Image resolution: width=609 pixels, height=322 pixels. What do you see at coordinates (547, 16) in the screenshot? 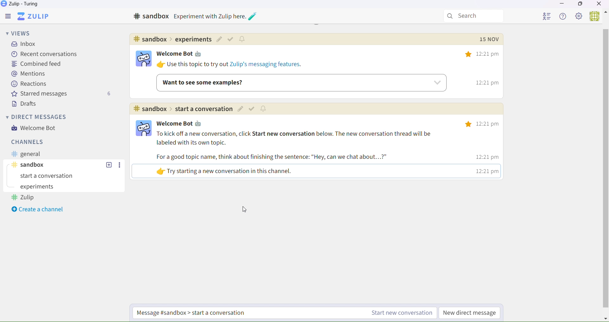
I see `User List` at bounding box center [547, 16].